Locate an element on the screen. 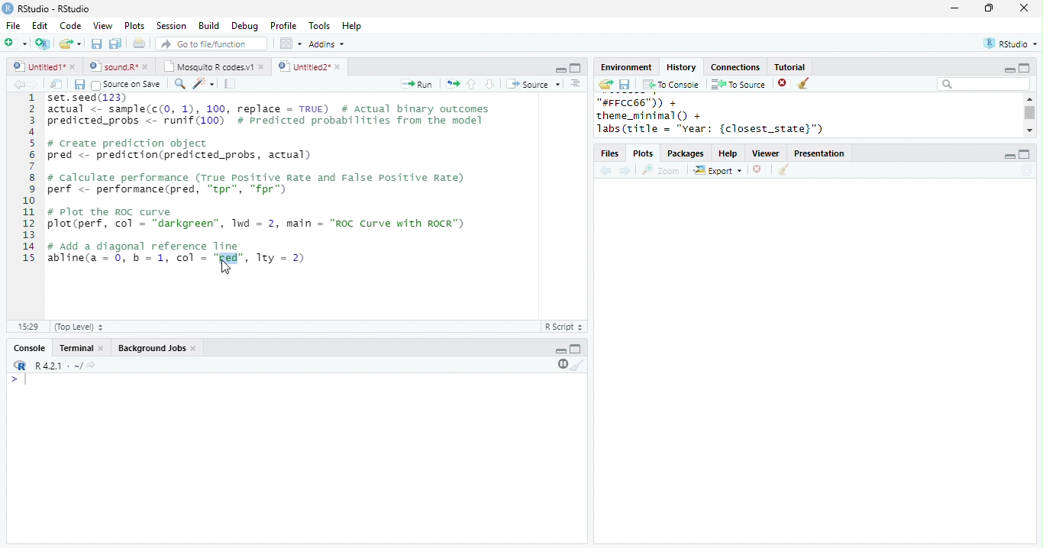 This screenshot has width=1043, height=548. Tutorial is located at coordinates (789, 66).